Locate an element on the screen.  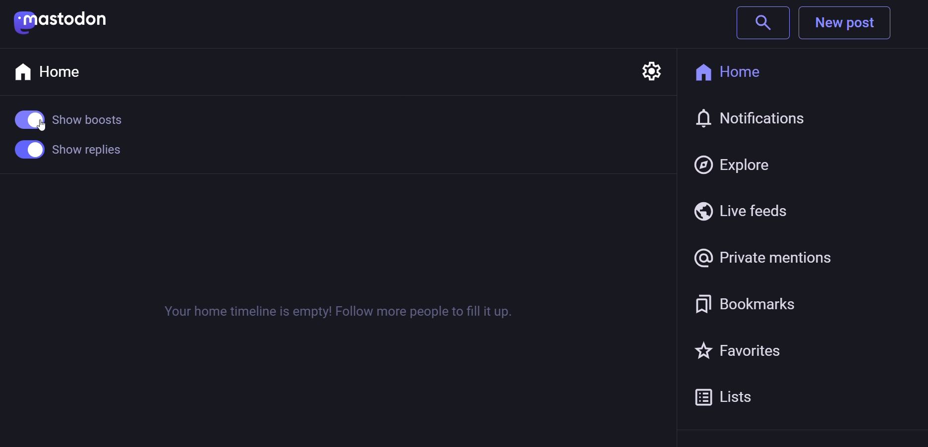
setting is located at coordinates (651, 66).